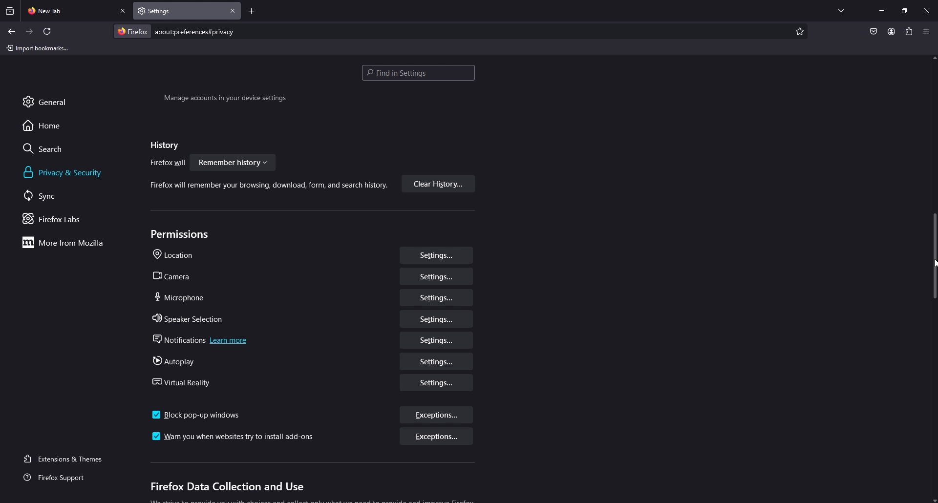 The height and width of the screenshot is (503, 938). What do you see at coordinates (52, 148) in the screenshot?
I see `search` at bounding box center [52, 148].